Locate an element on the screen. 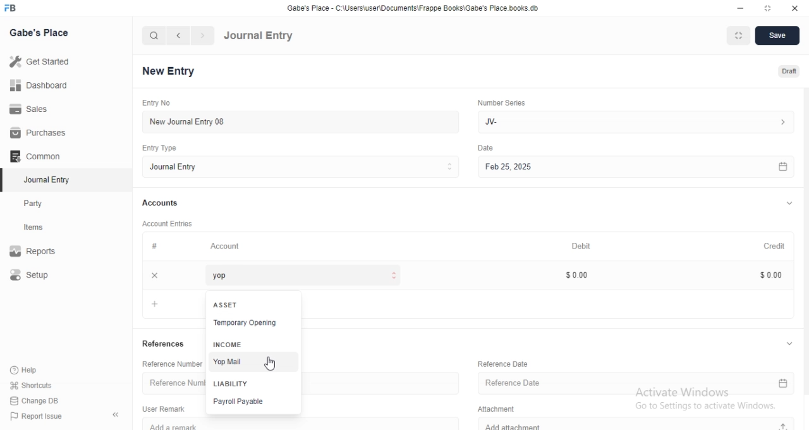 The width and height of the screenshot is (809, 430). Attachment is located at coordinates (494, 409).